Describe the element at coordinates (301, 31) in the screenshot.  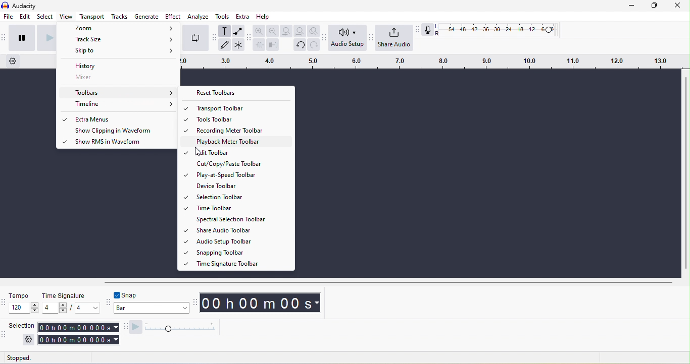
I see `fit project to width` at that location.